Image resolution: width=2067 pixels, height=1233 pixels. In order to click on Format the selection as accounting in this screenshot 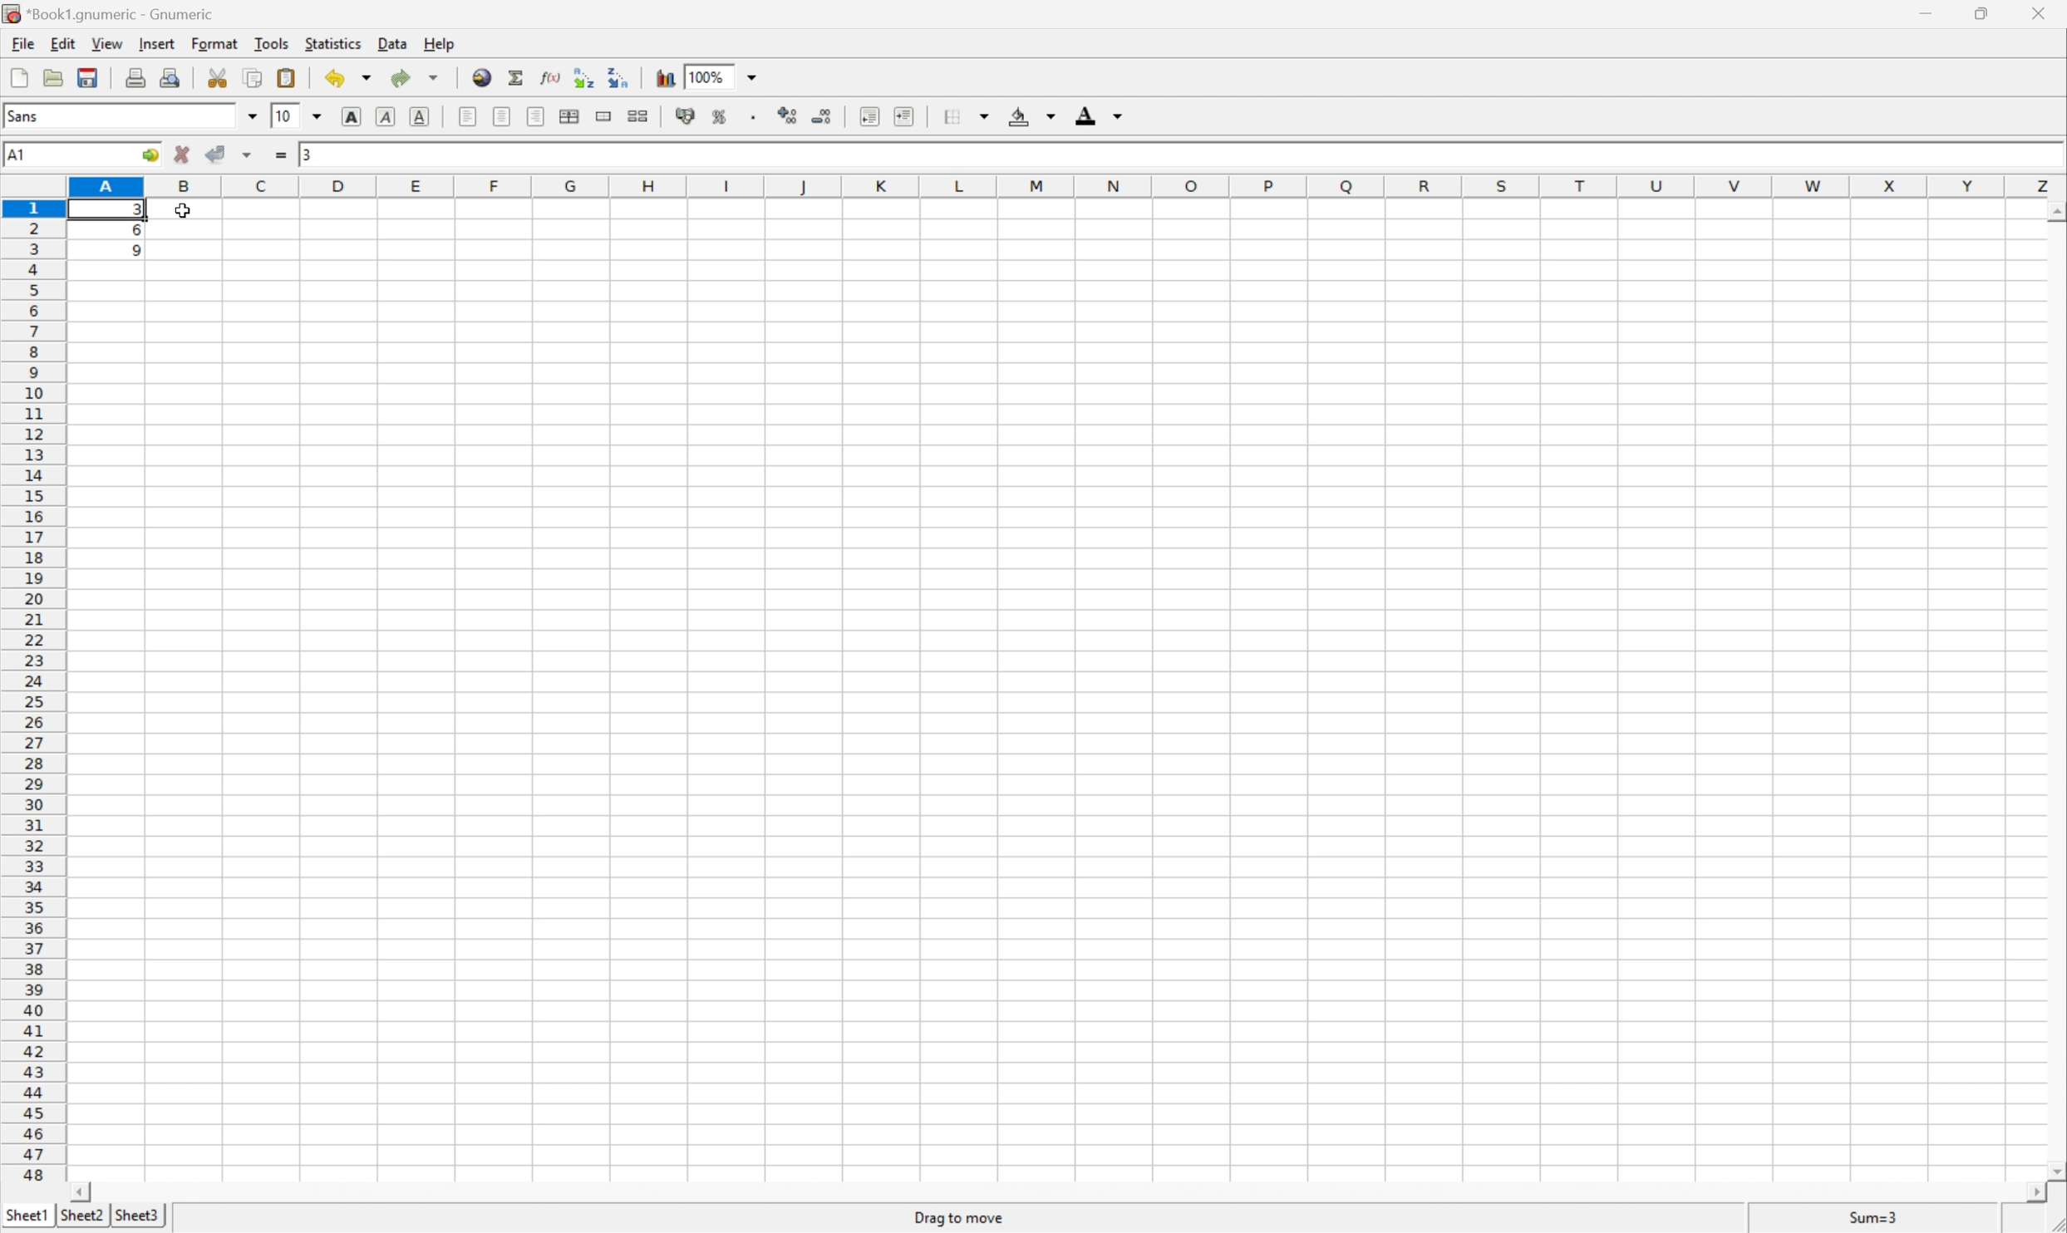, I will do `click(685, 114)`.